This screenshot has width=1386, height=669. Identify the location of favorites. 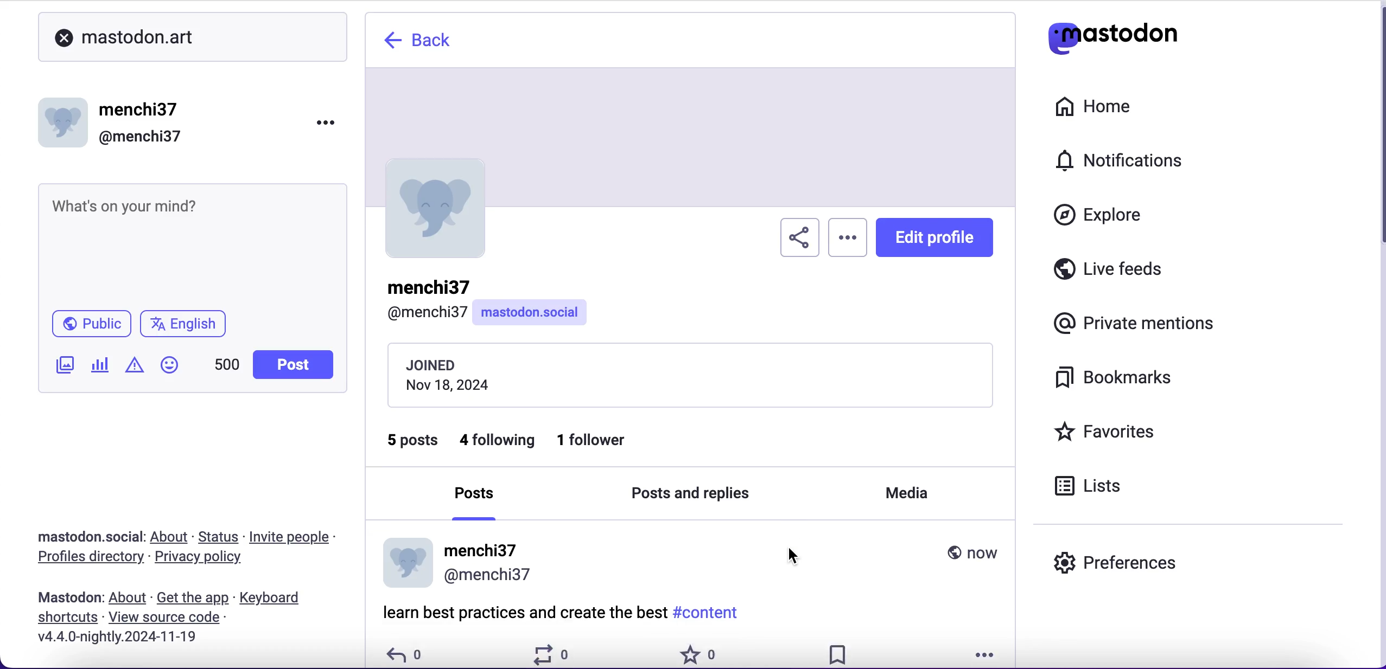
(1133, 431).